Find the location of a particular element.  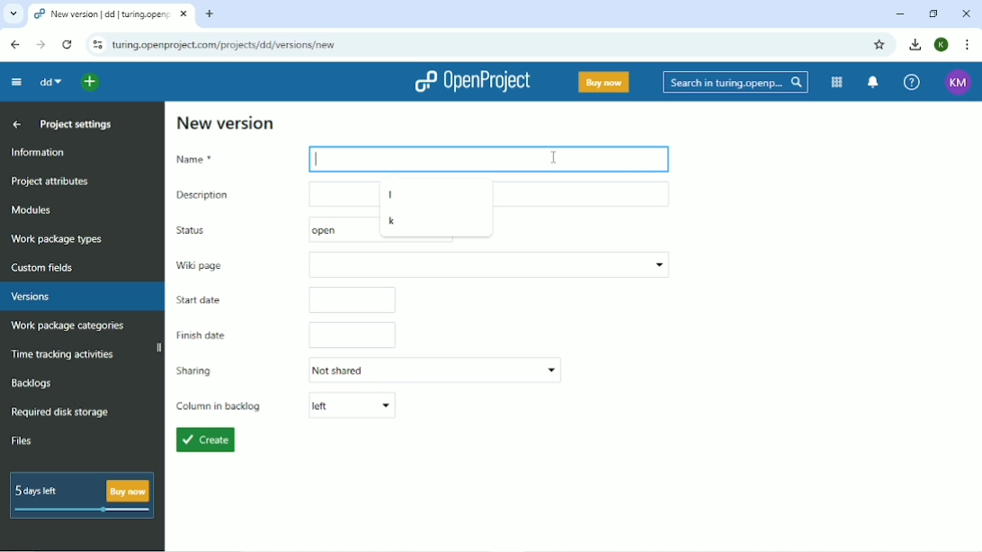

Account is located at coordinates (959, 83).